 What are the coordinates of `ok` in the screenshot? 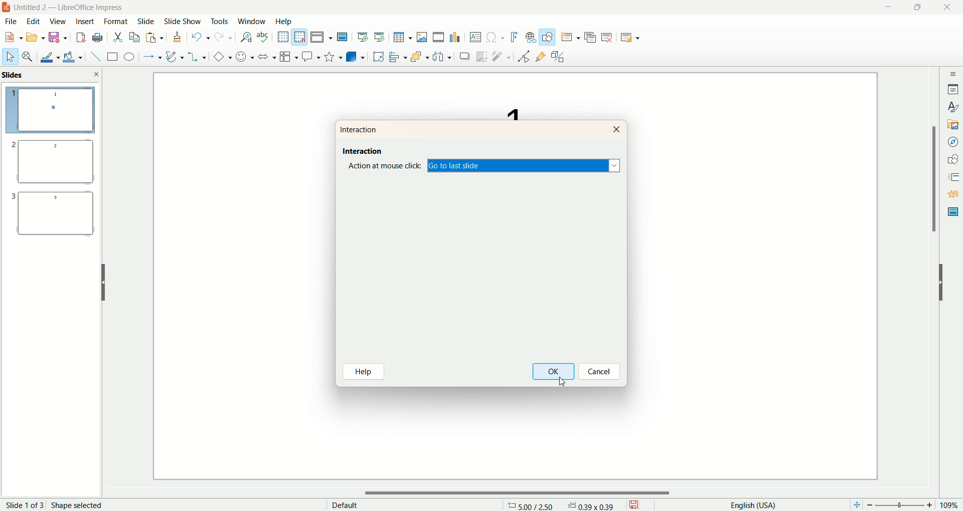 It's located at (555, 372).